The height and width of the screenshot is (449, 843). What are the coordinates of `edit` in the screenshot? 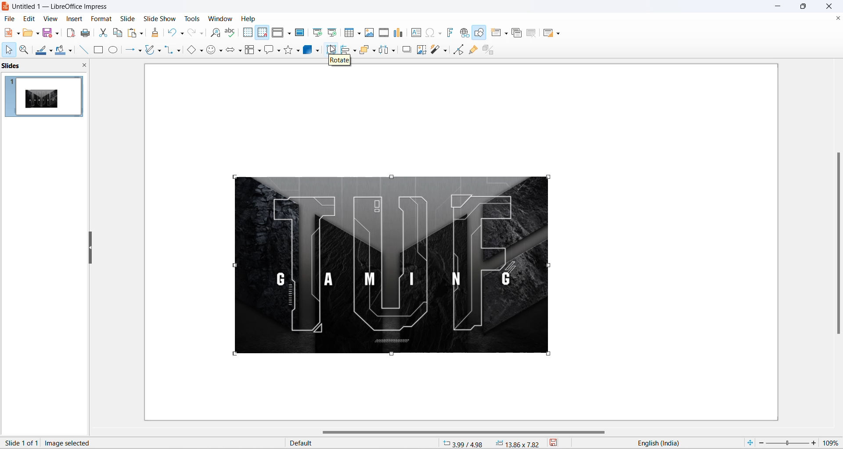 It's located at (30, 18).